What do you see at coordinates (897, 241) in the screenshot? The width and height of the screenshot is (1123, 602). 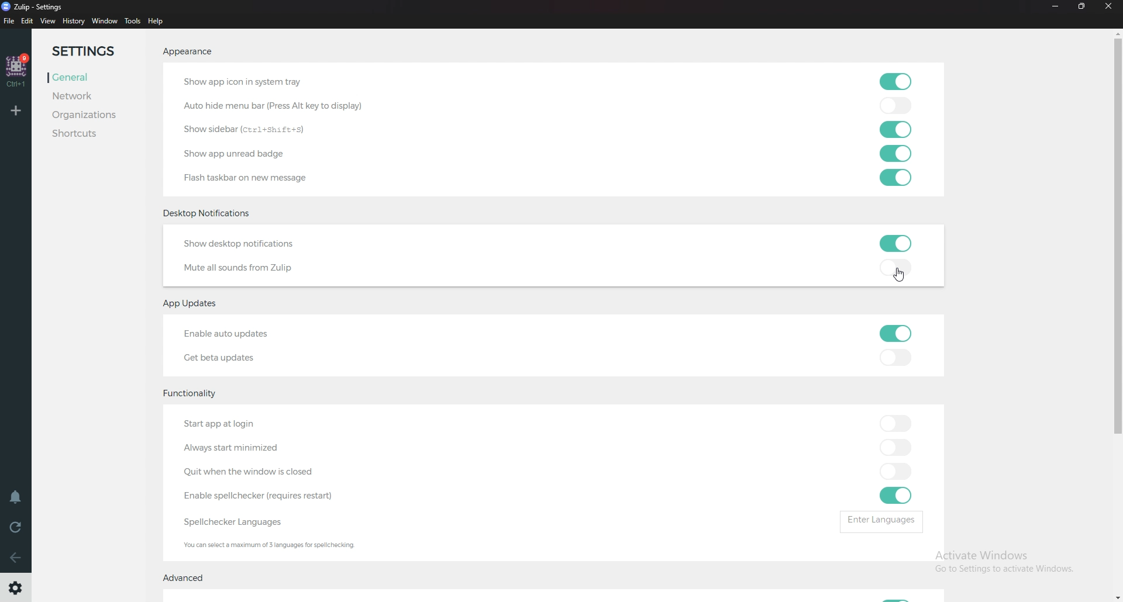 I see `toggle` at bounding box center [897, 241].